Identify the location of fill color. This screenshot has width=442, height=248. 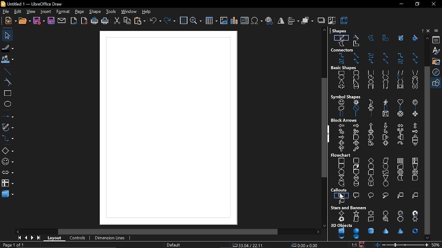
(8, 59).